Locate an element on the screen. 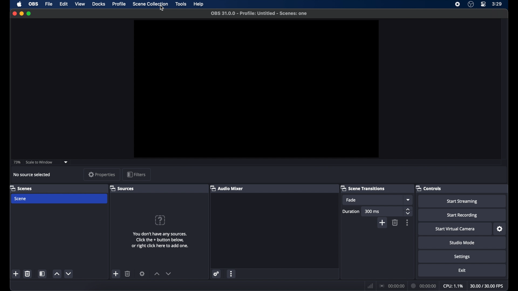  network is located at coordinates (370, 285).